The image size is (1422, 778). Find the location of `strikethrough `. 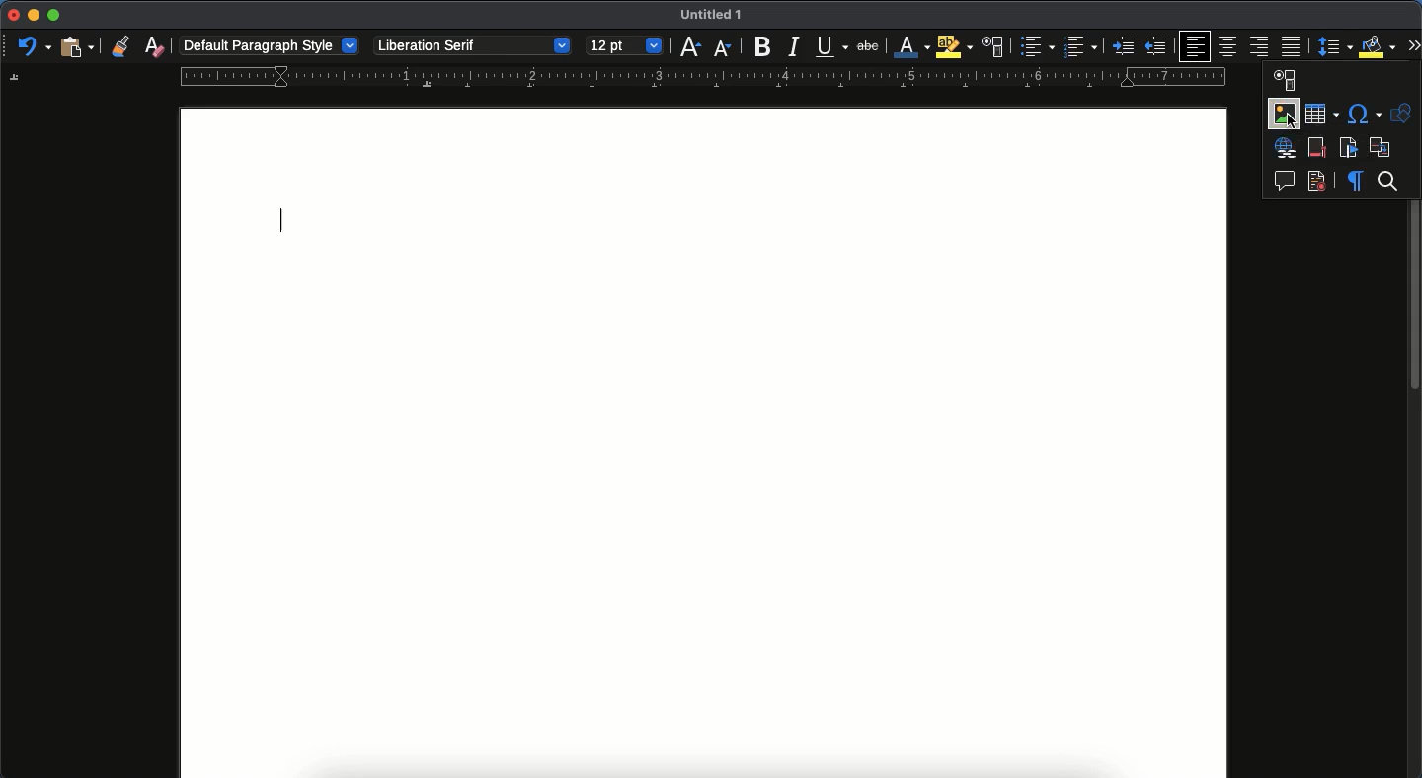

strikethrough  is located at coordinates (868, 45).